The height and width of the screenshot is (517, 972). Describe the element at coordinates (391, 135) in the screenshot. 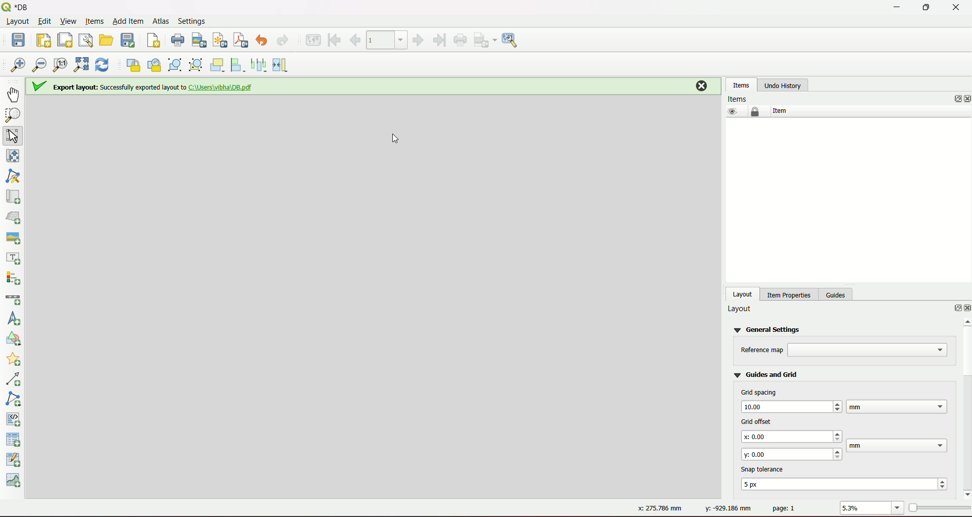

I see `cursor` at that location.